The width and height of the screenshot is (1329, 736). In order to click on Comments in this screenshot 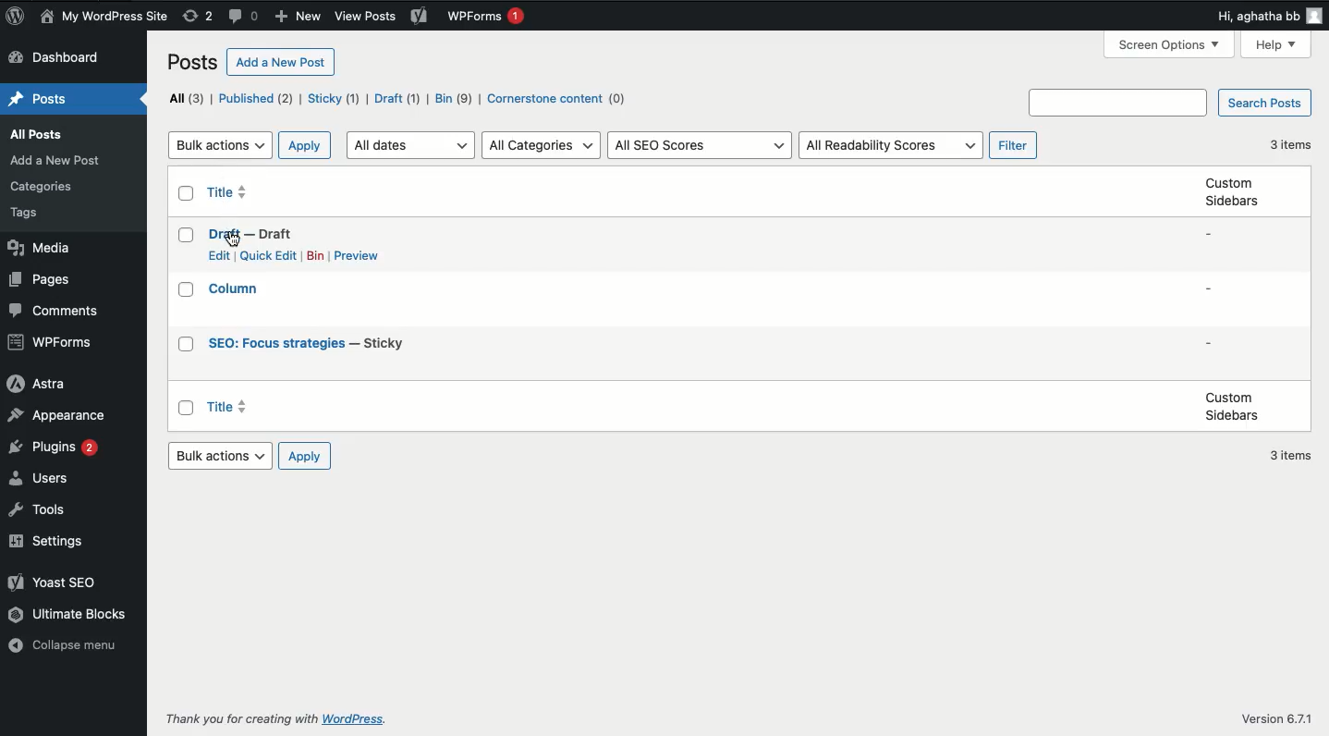, I will do `click(54, 310)`.